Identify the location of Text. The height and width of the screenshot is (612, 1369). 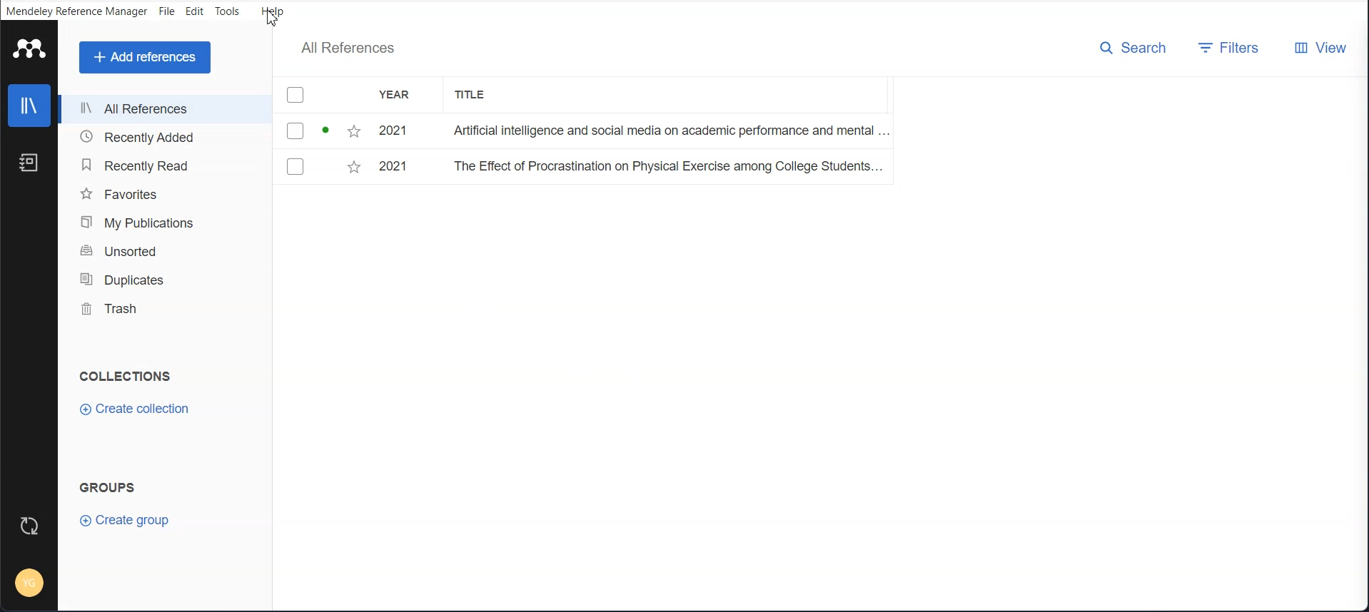
(108, 487).